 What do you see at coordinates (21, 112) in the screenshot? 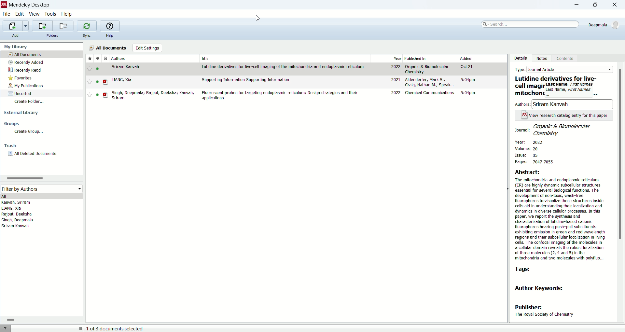
I see `external library` at bounding box center [21, 112].